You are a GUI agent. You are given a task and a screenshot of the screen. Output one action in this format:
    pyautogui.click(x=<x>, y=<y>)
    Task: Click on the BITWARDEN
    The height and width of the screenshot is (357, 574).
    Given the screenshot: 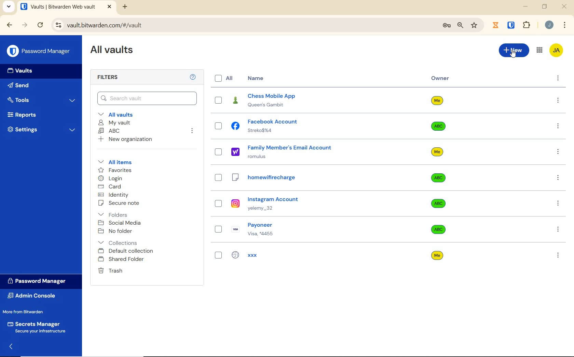 What is the action you would take?
    pyautogui.click(x=511, y=25)
    